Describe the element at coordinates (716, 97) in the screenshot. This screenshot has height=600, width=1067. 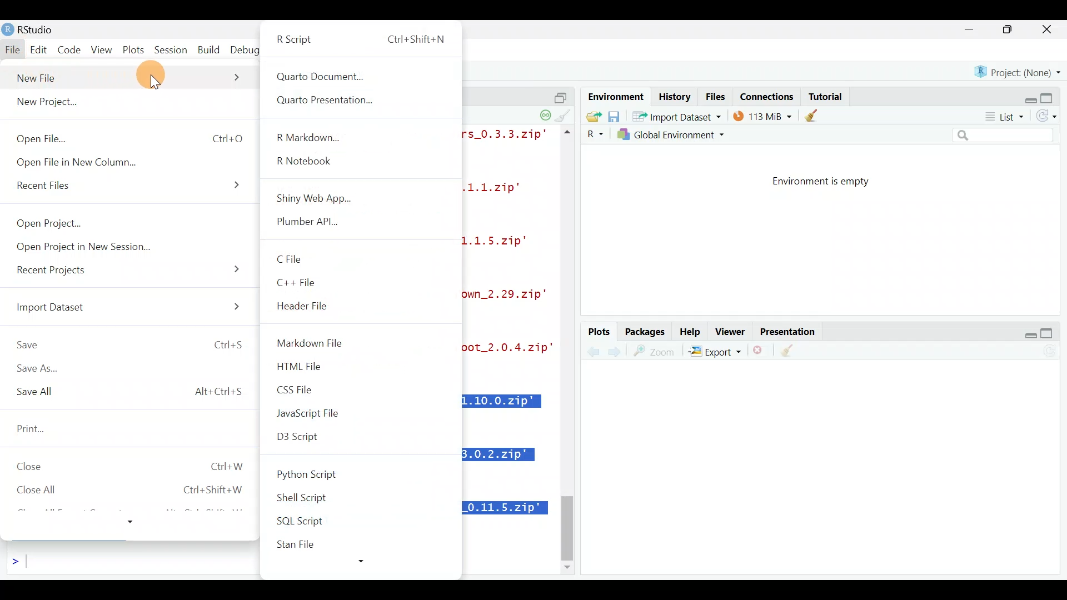
I see `Files` at that location.